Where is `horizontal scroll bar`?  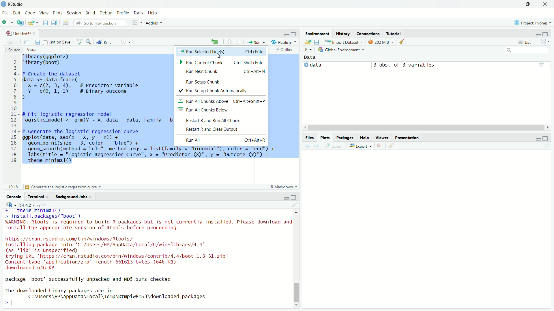
horizontal scroll bar is located at coordinates (426, 128).